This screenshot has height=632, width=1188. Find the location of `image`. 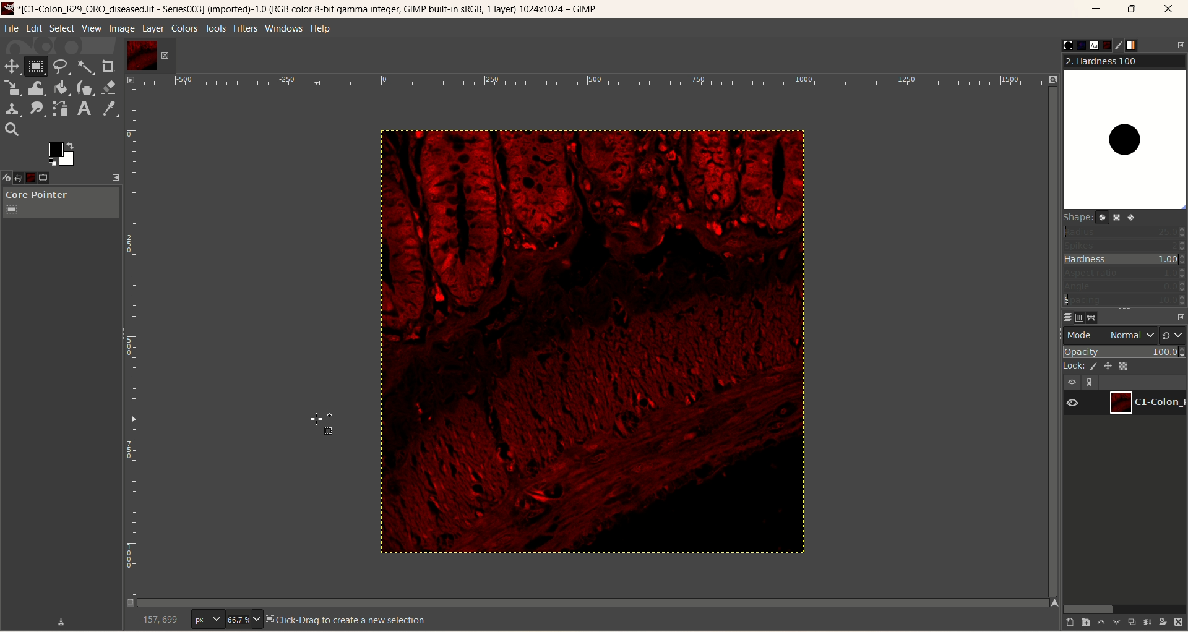

image is located at coordinates (582, 346).